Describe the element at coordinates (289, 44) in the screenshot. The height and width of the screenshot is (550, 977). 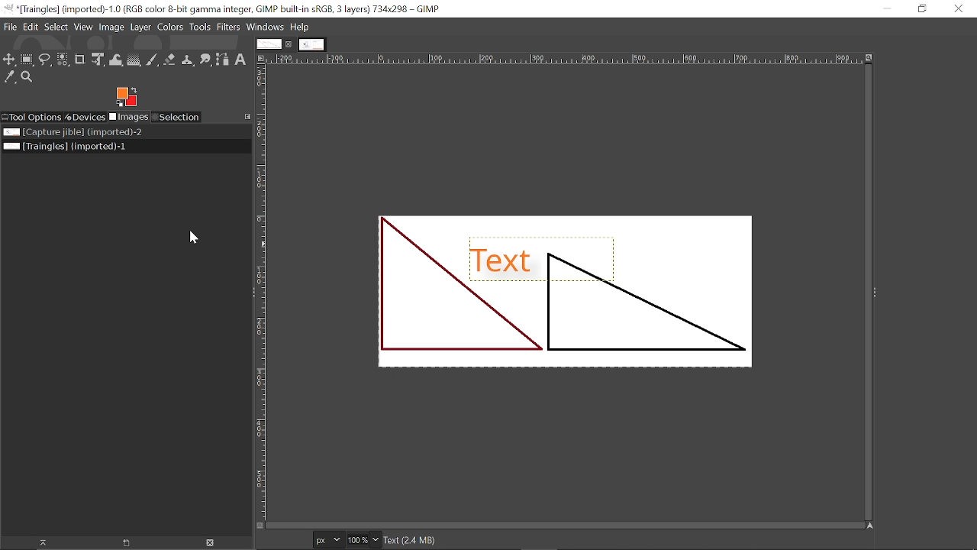
I see `Close current tab` at that location.